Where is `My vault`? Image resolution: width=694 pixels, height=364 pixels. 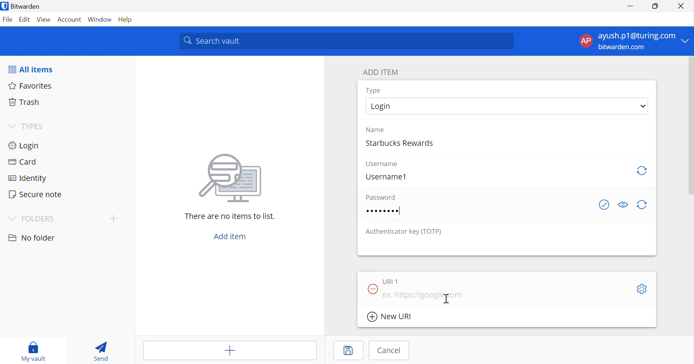 My vault is located at coordinates (35, 352).